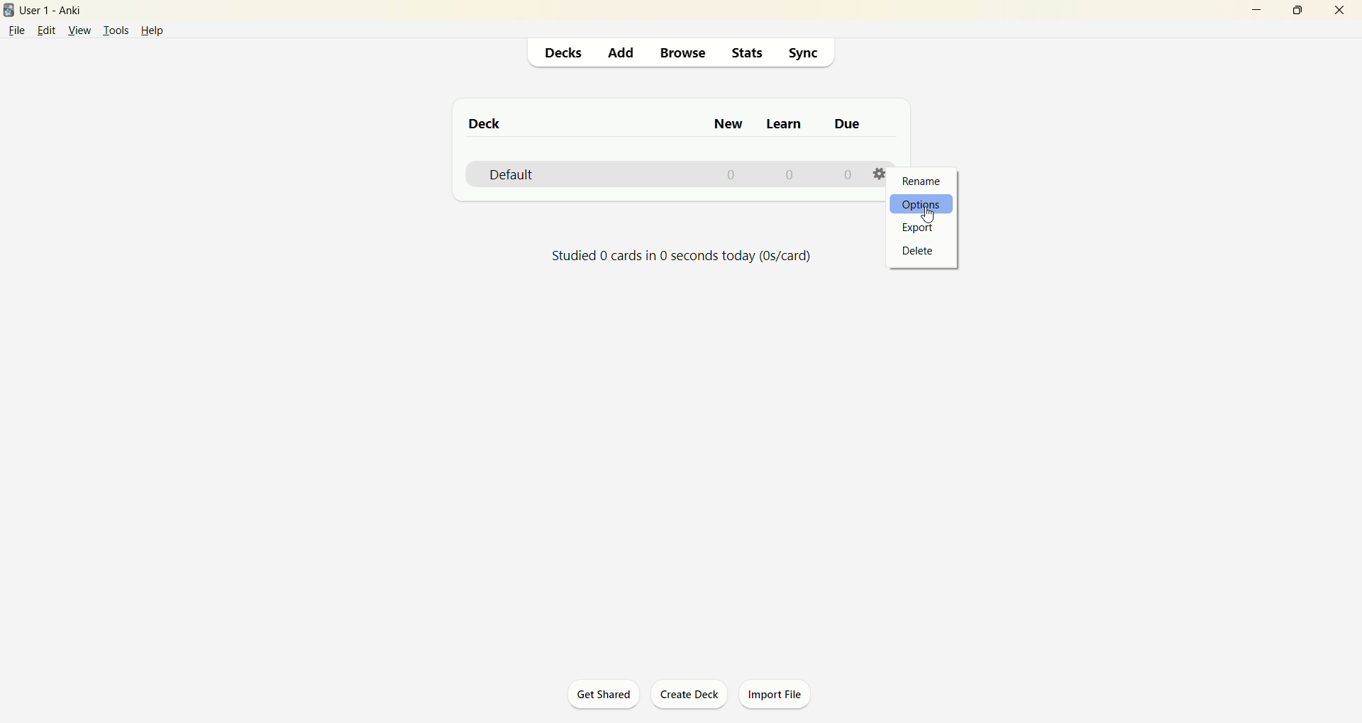 The width and height of the screenshot is (1362, 723). What do you see at coordinates (784, 126) in the screenshot?
I see `learn` at bounding box center [784, 126].